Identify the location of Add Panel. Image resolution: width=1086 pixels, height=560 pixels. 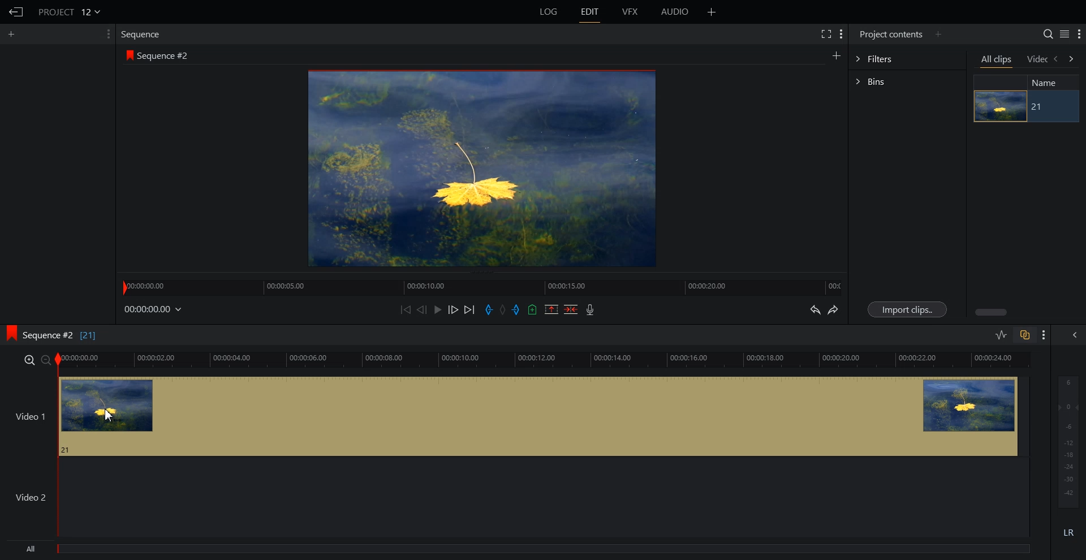
(712, 12).